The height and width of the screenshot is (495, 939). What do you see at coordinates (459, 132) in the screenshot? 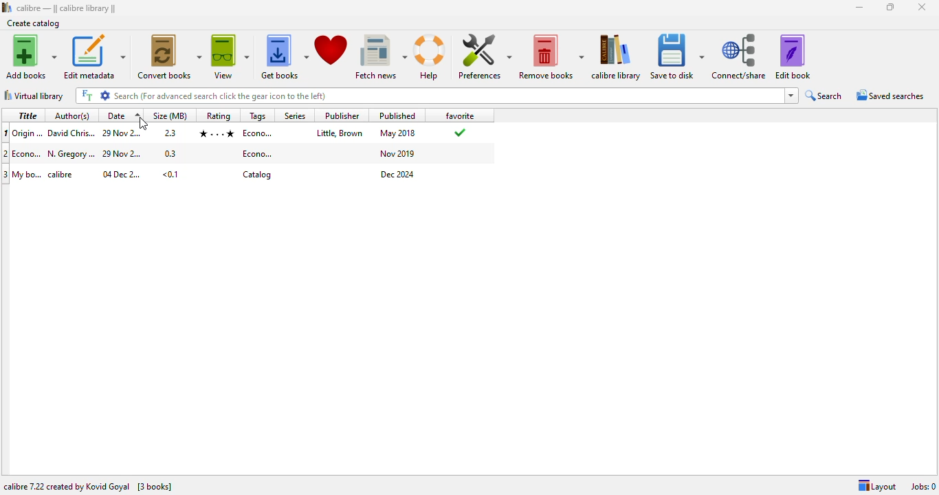
I see `added to favorites` at bounding box center [459, 132].